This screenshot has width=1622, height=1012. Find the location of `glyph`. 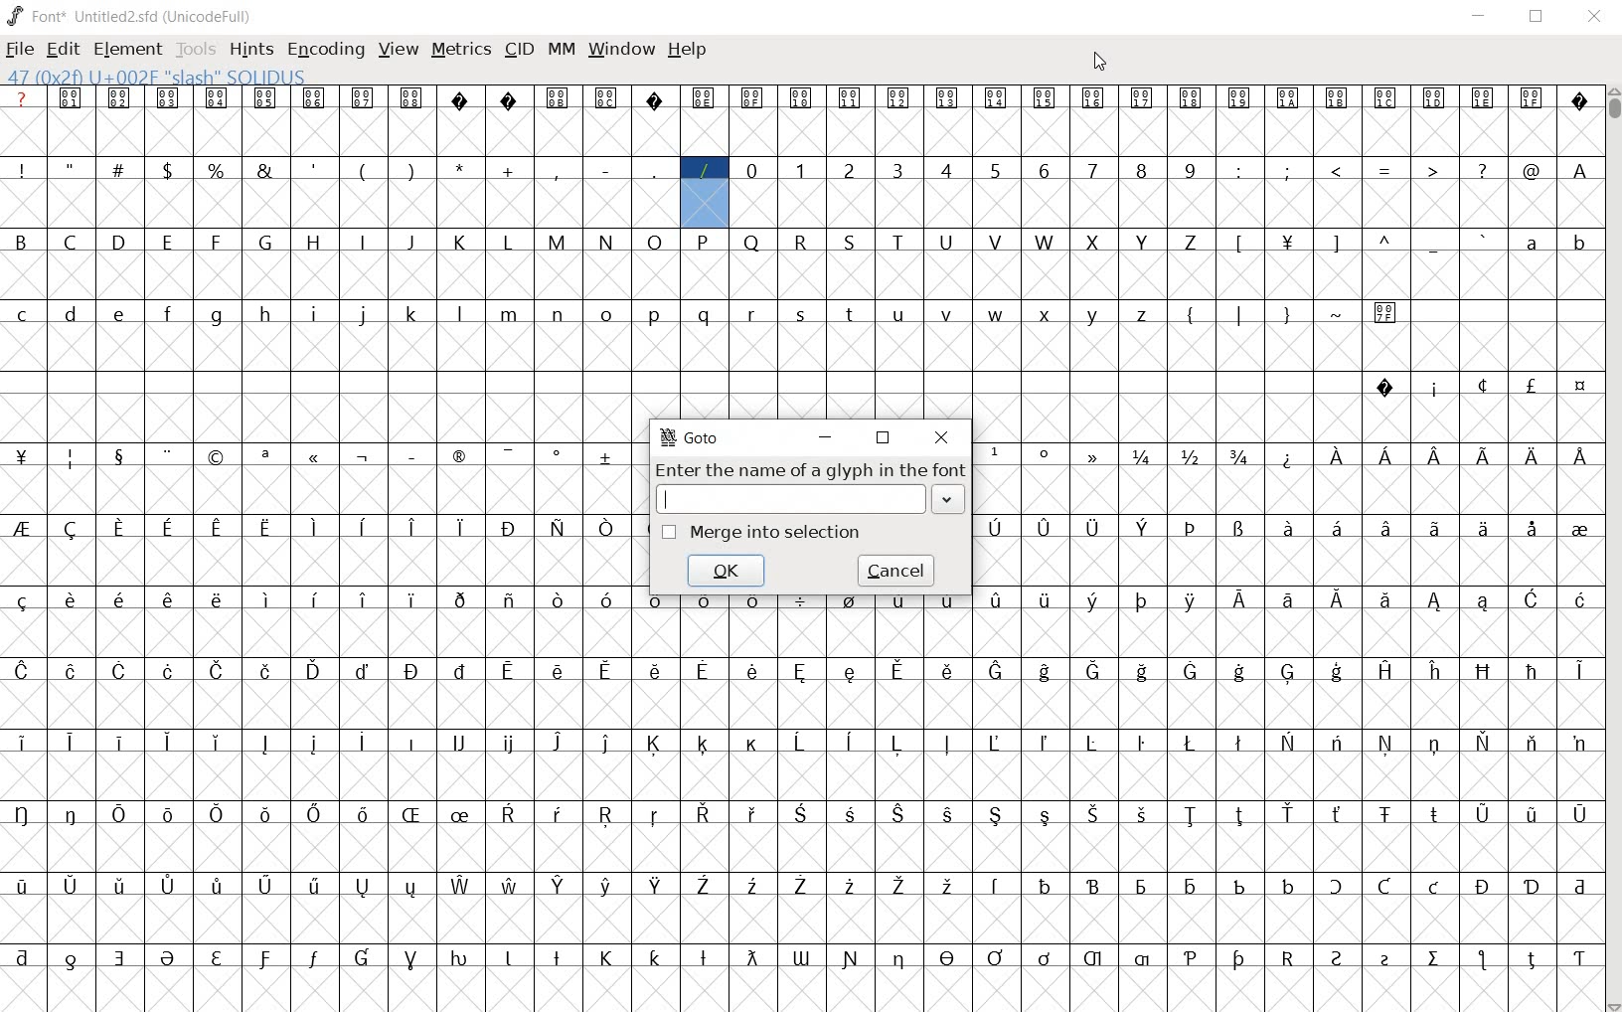

glyph is located at coordinates (507, 529).